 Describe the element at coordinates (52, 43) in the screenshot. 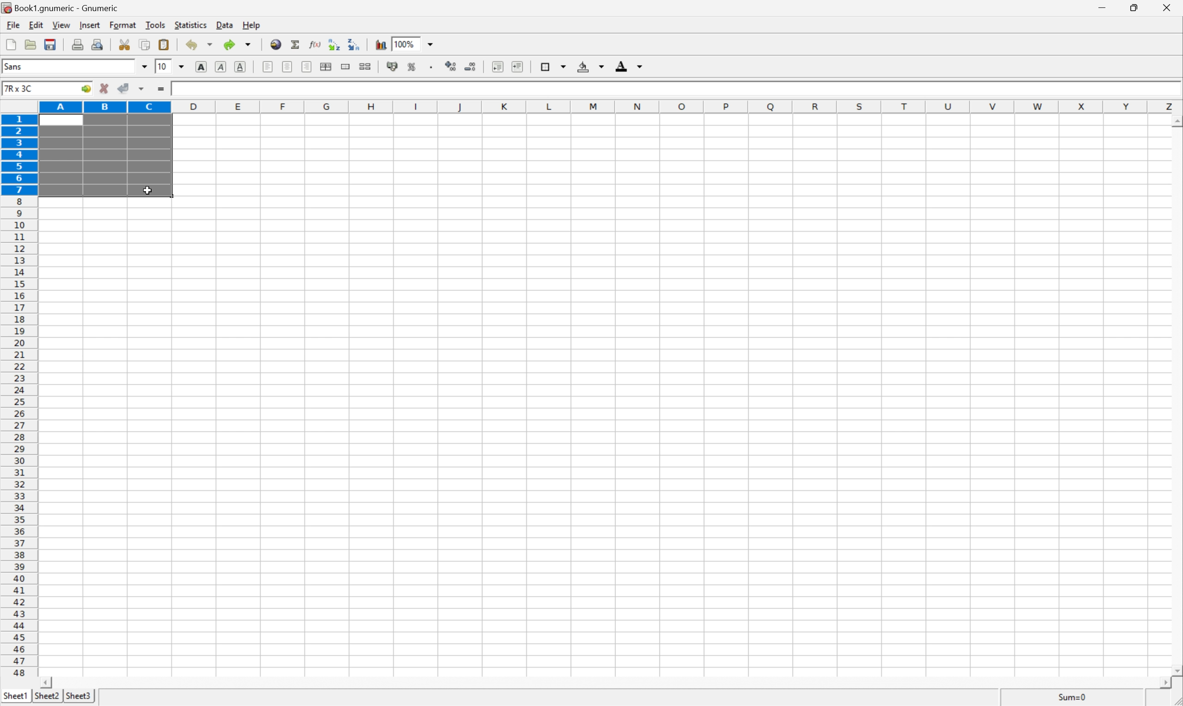

I see `save current workbook` at that location.